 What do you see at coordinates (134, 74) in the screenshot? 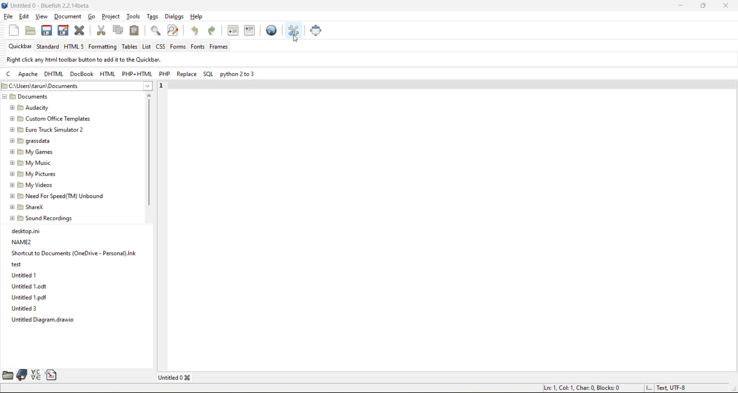
I see `php html` at bounding box center [134, 74].